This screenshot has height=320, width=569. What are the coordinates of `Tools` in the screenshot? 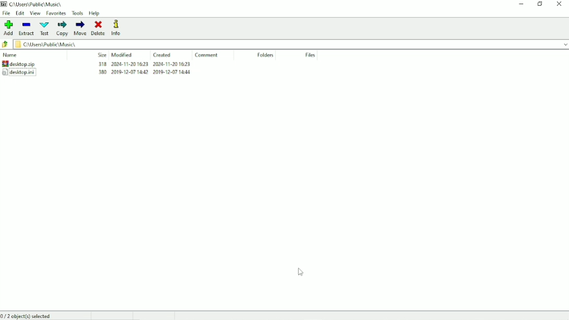 It's located at (78, 13).